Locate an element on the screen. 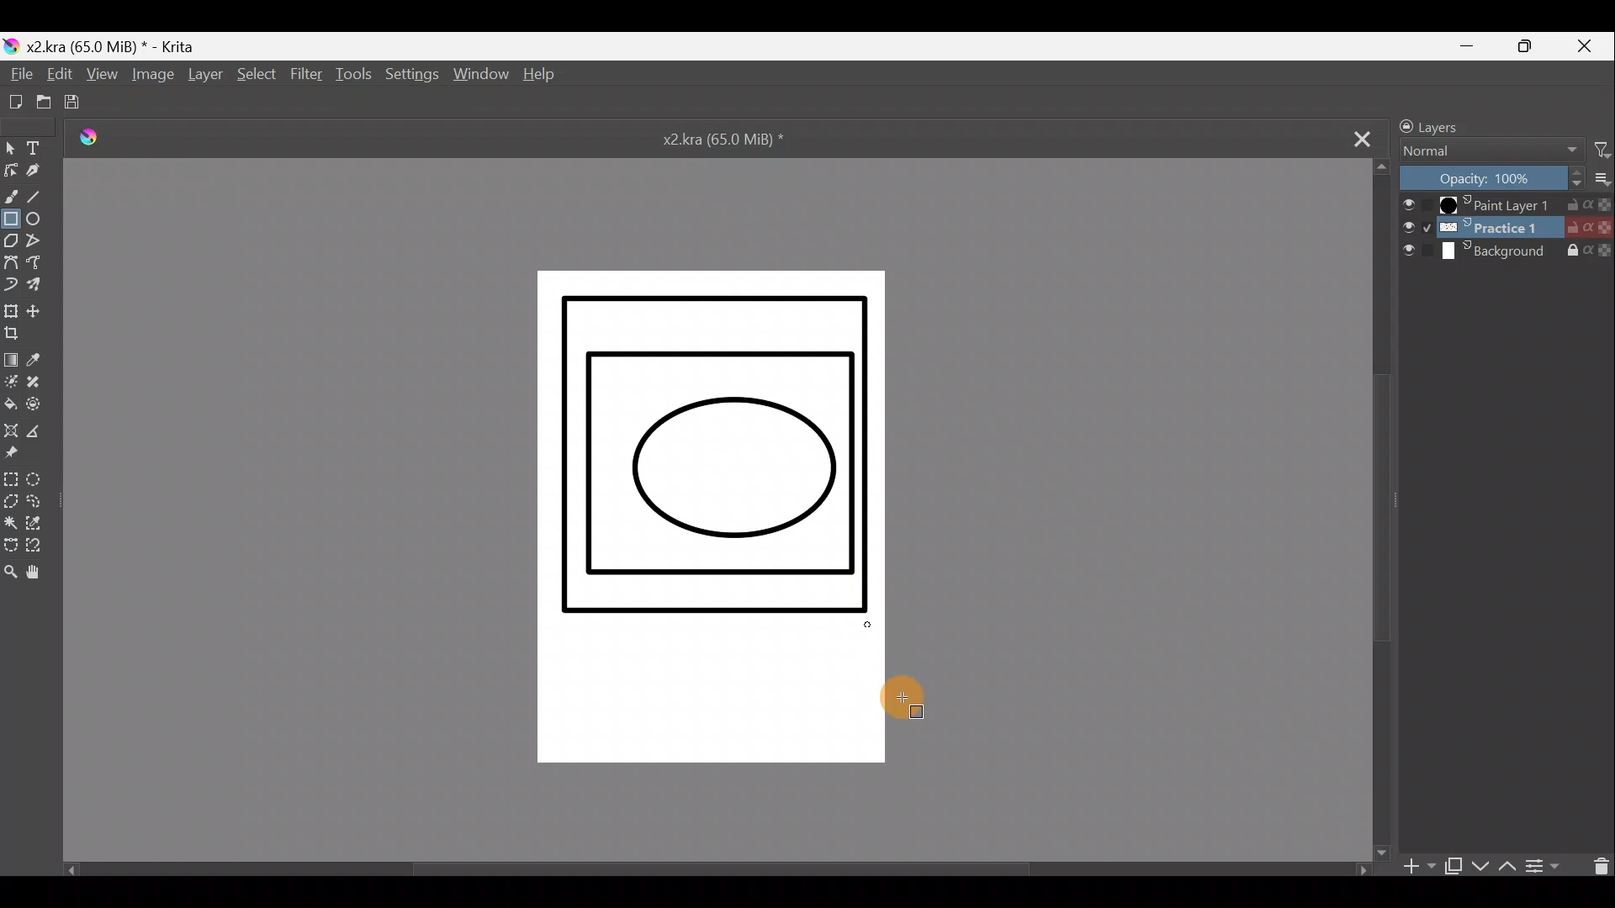  Select is located at coordinates (260, 76).